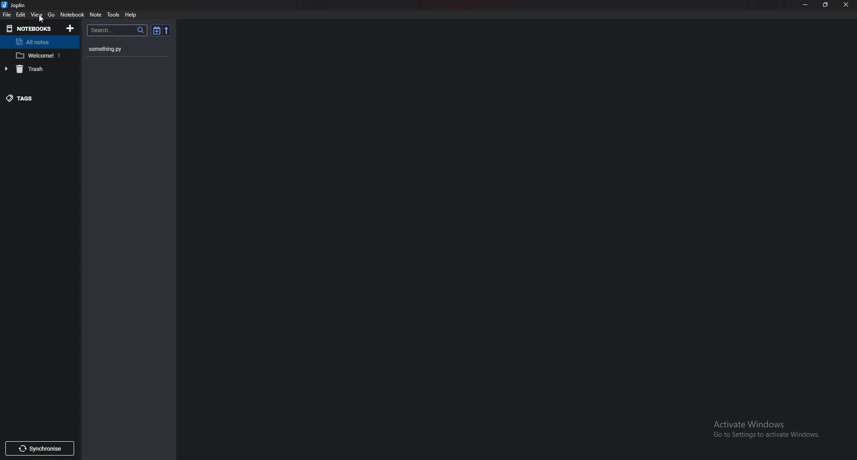  I want to click on go, so click(52, 14).